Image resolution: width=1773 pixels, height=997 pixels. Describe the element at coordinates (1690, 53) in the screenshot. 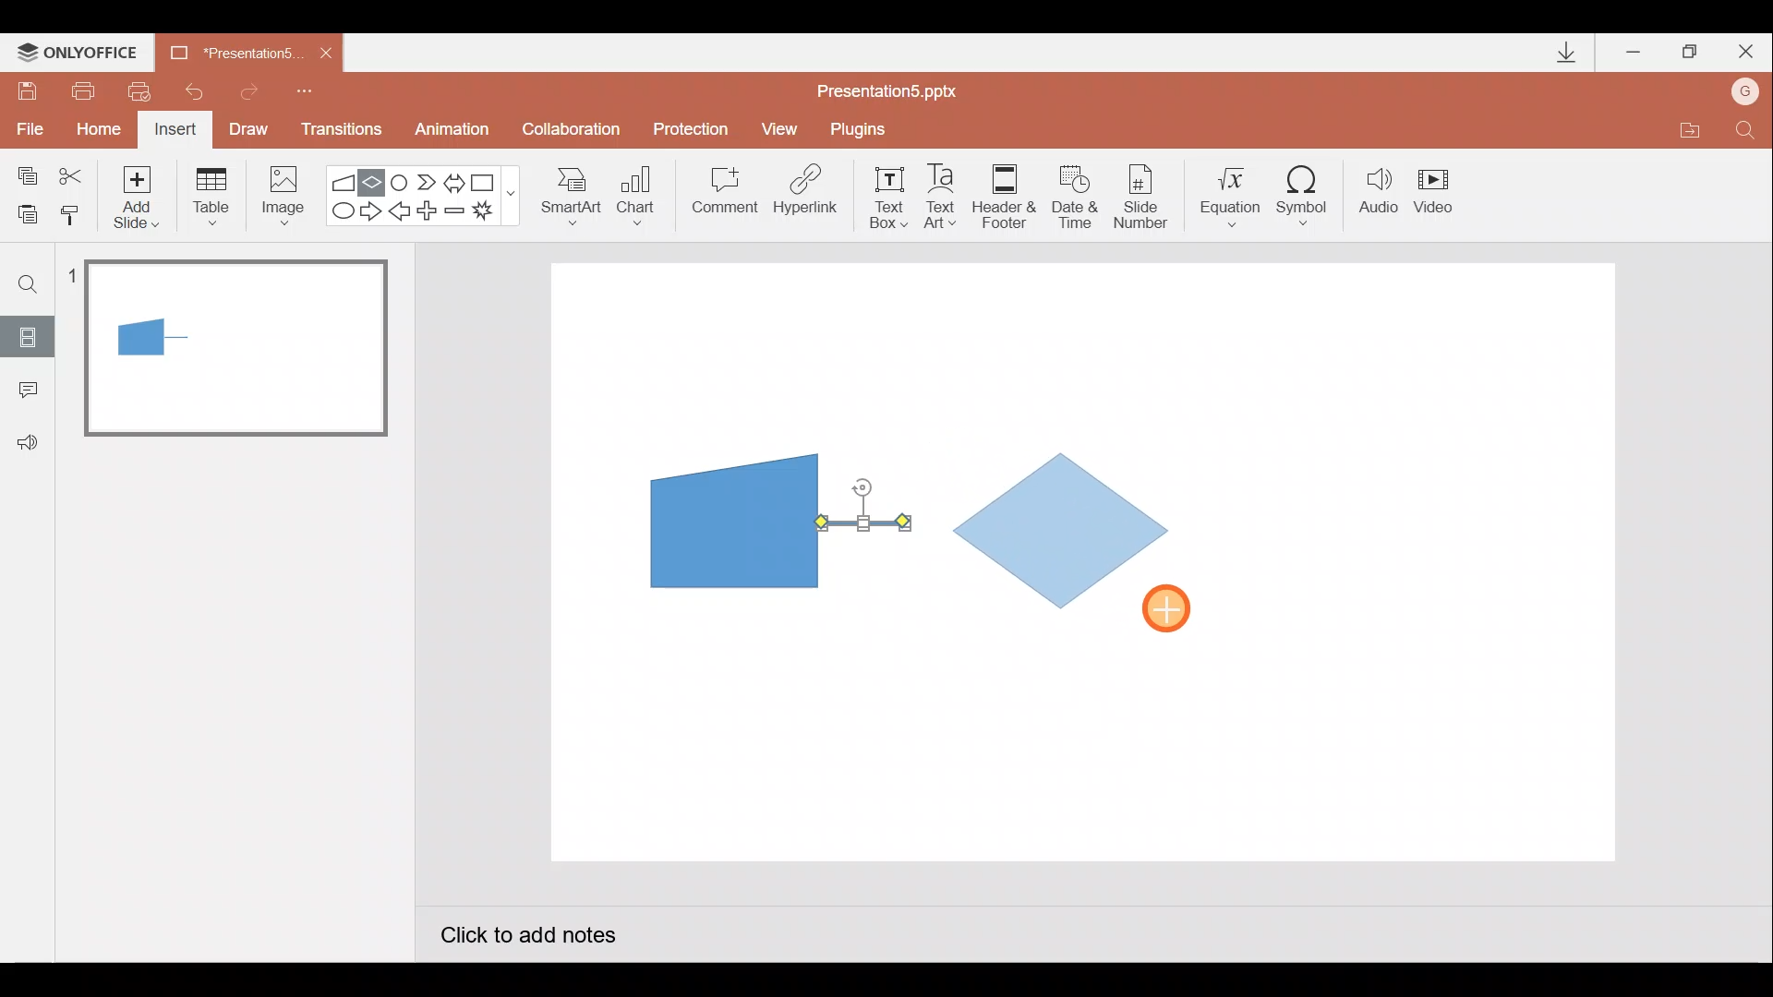

I see `Maximize` at that location.